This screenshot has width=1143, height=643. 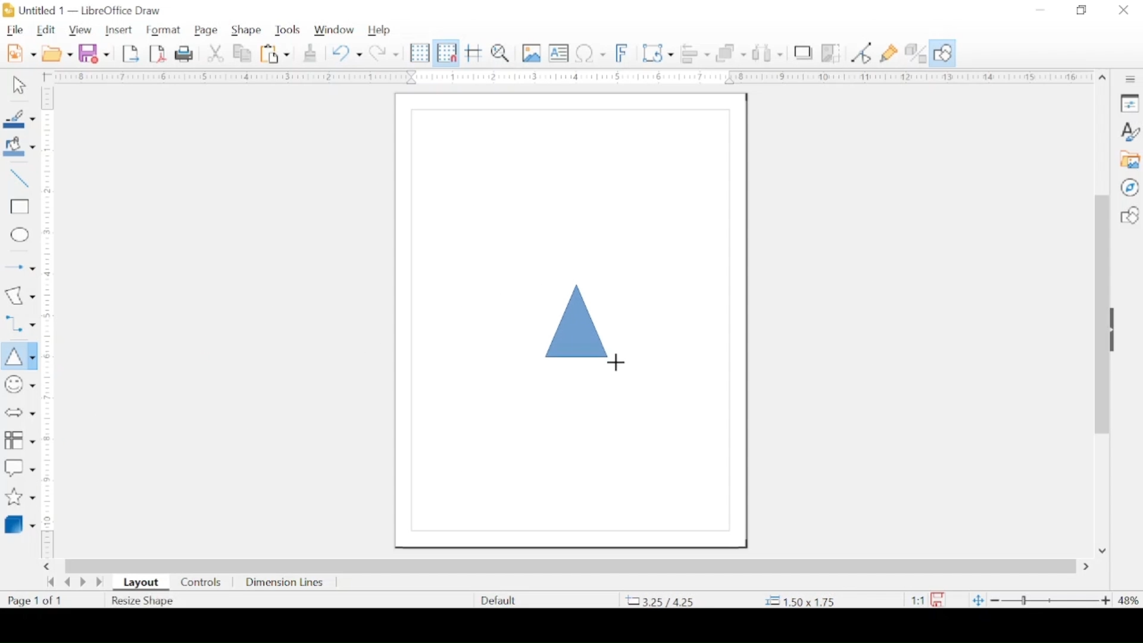 What do you see at coordinates (19, 385) in the screenshot?
I see `insert symbols and shapes` at bounding box center [19, 385].